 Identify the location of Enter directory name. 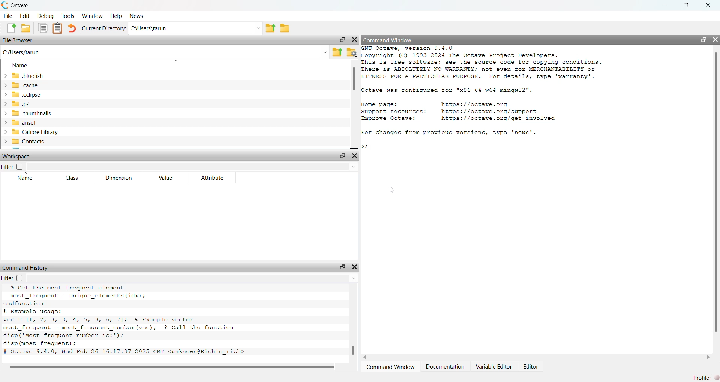
(258, 27).